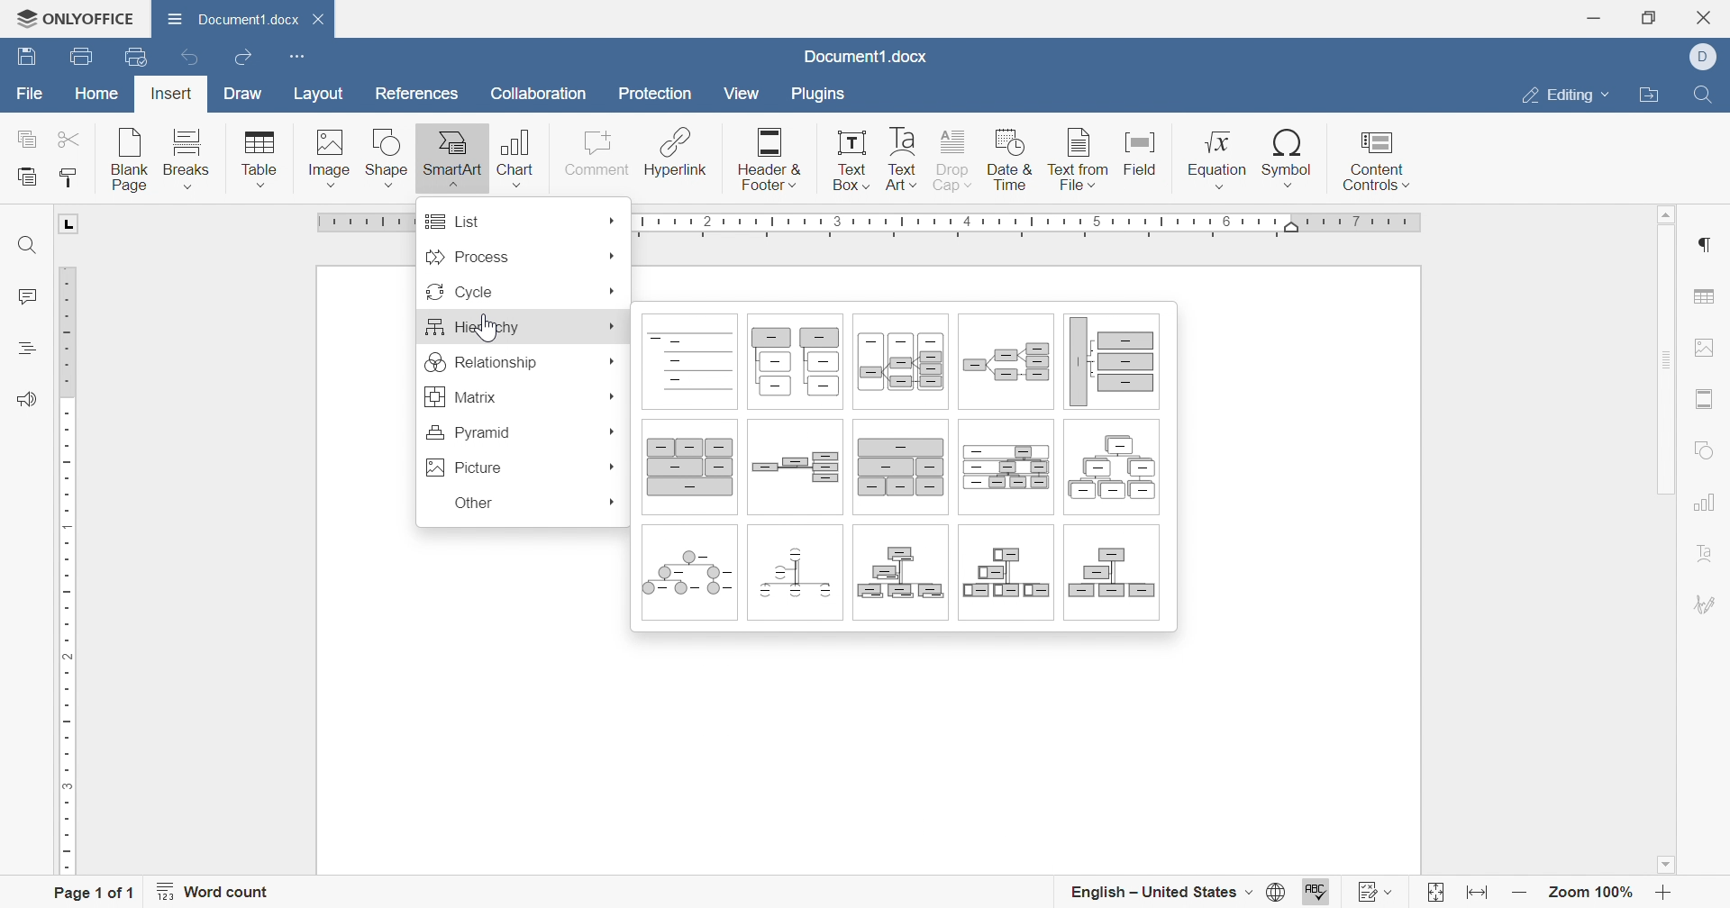 The image size is (1730, 908). I want to click on View, so click(740, 95).